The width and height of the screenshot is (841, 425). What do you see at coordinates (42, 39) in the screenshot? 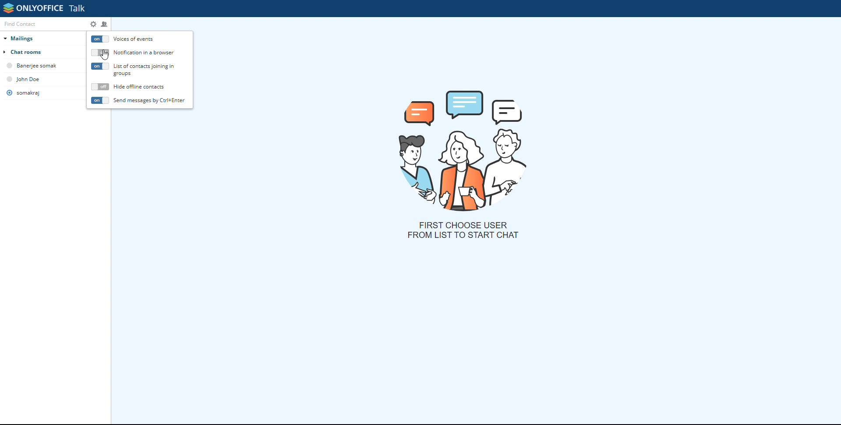
I see `mailings` at bounding box center [42, 39].